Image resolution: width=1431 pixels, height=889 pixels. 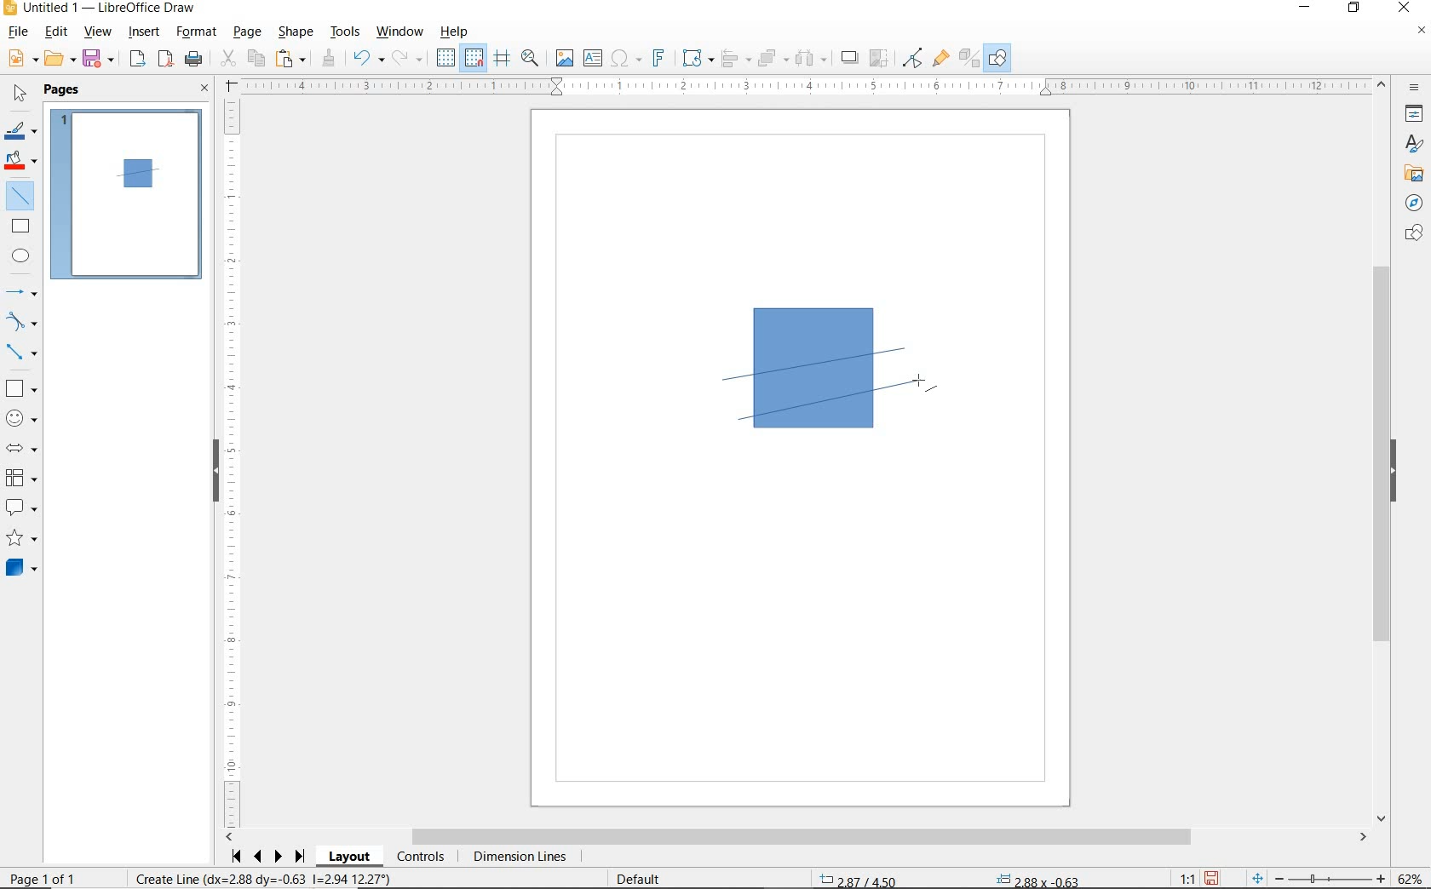 I want to click on LINE ADDED, so click(x=138, y=173).